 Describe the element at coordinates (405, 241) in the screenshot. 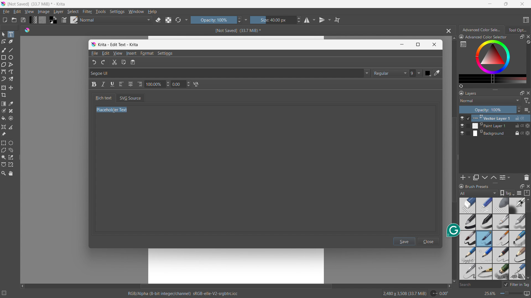

I see `save` at that location.